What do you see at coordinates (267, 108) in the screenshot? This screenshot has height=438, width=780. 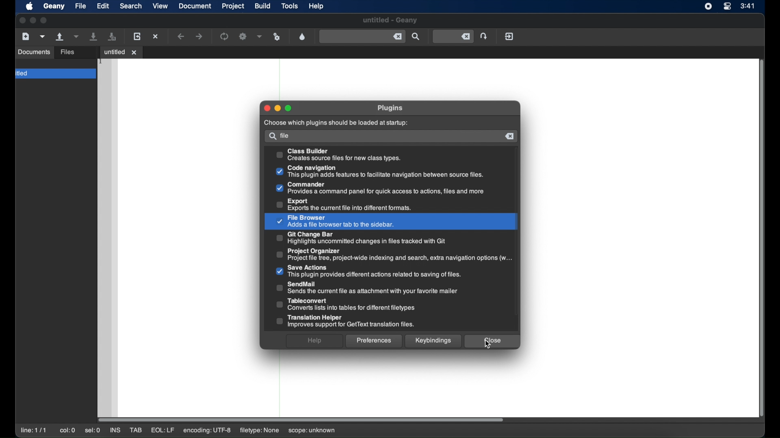 I see `` at bounding box center [267, 108].